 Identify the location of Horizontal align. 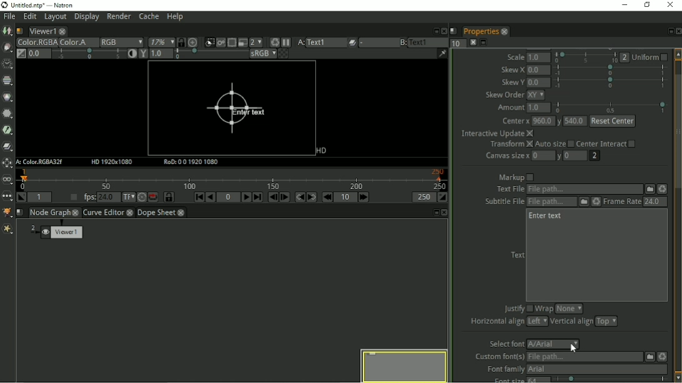
(497, 323).